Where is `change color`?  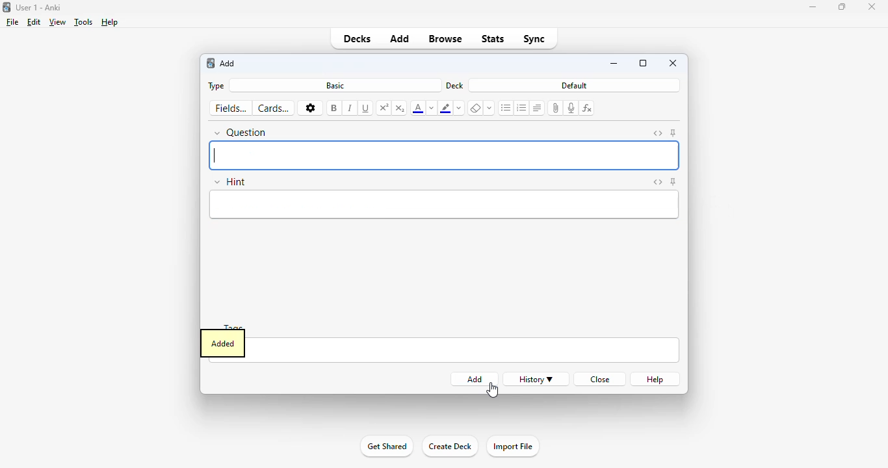 change color is located at coordinates (432, 109).